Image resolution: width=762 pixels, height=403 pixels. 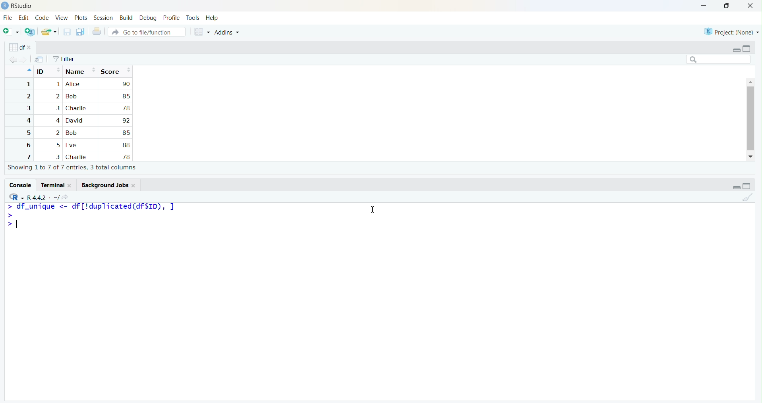 I want to click on minimize, so click(x=704, y=6).